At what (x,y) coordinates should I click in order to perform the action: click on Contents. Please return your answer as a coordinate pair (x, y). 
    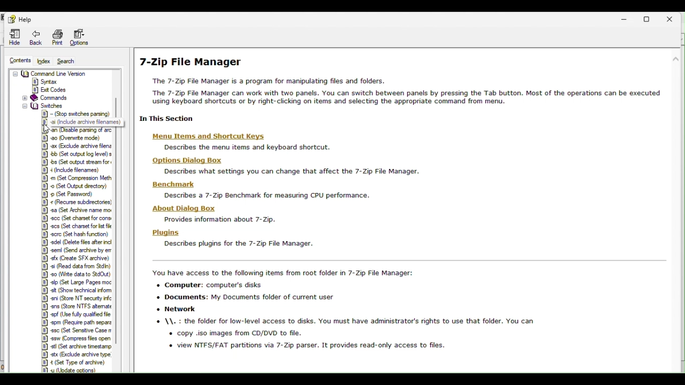
    Looking at the image, I should click on (19, 60).